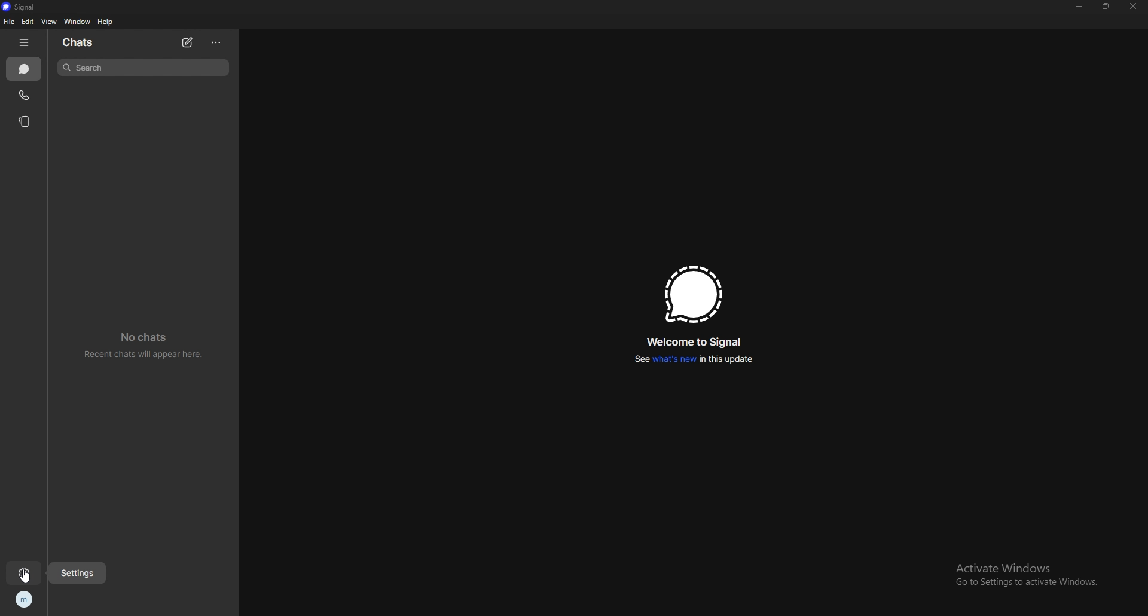 This screenshot has width=1148, height=616. Describe the element at coordinates (19, 7) in the screenshot. I see `signal` at that location.